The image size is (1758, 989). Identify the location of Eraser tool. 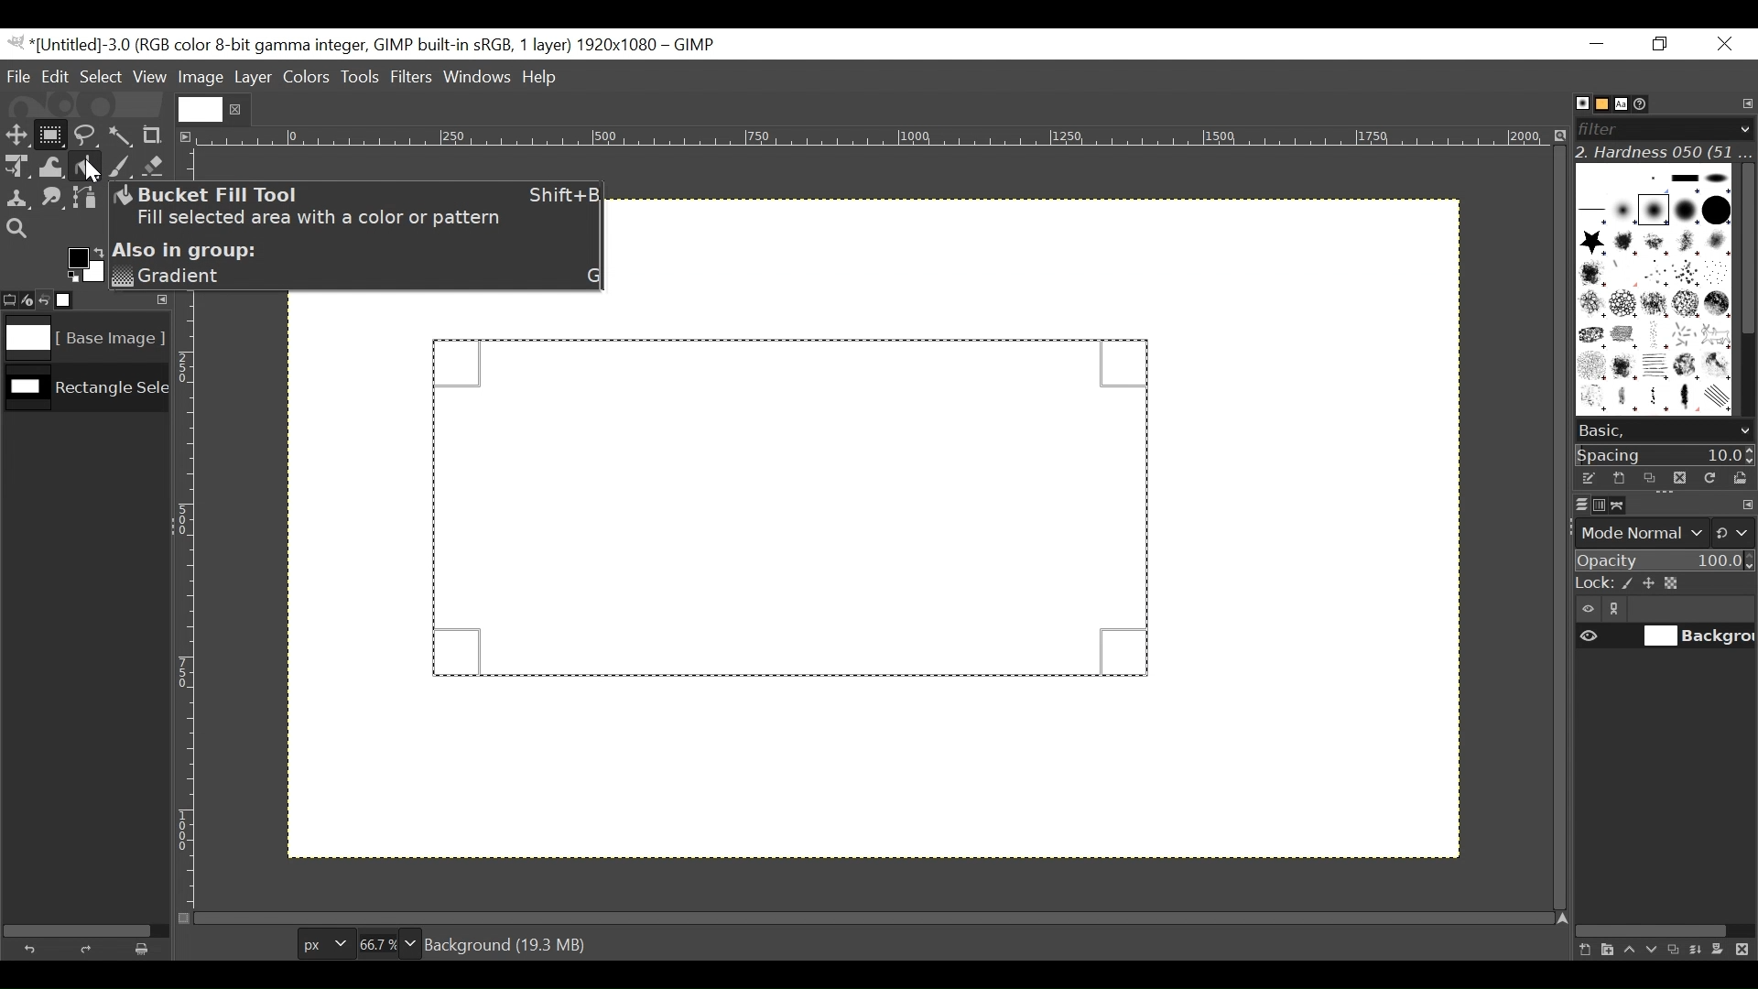
(156, 168).